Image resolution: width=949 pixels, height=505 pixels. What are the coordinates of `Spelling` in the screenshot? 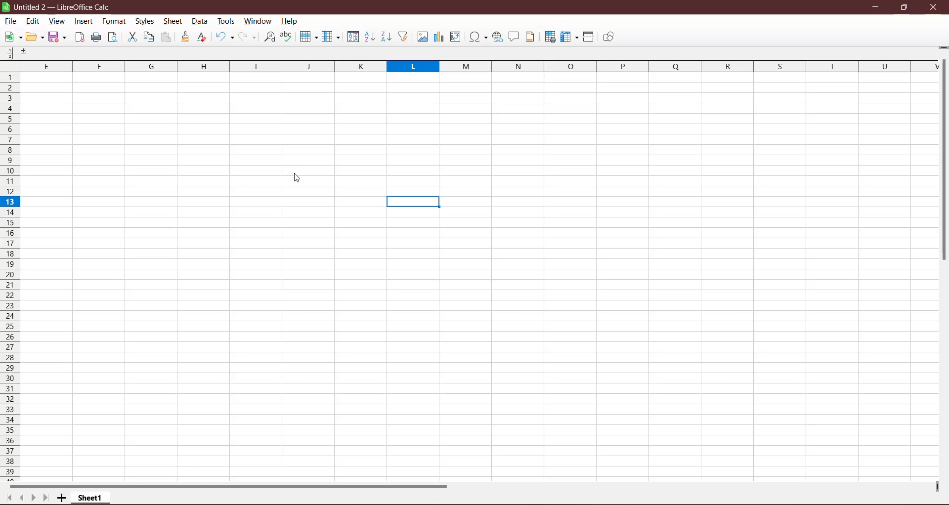 It's located at (287, 37).